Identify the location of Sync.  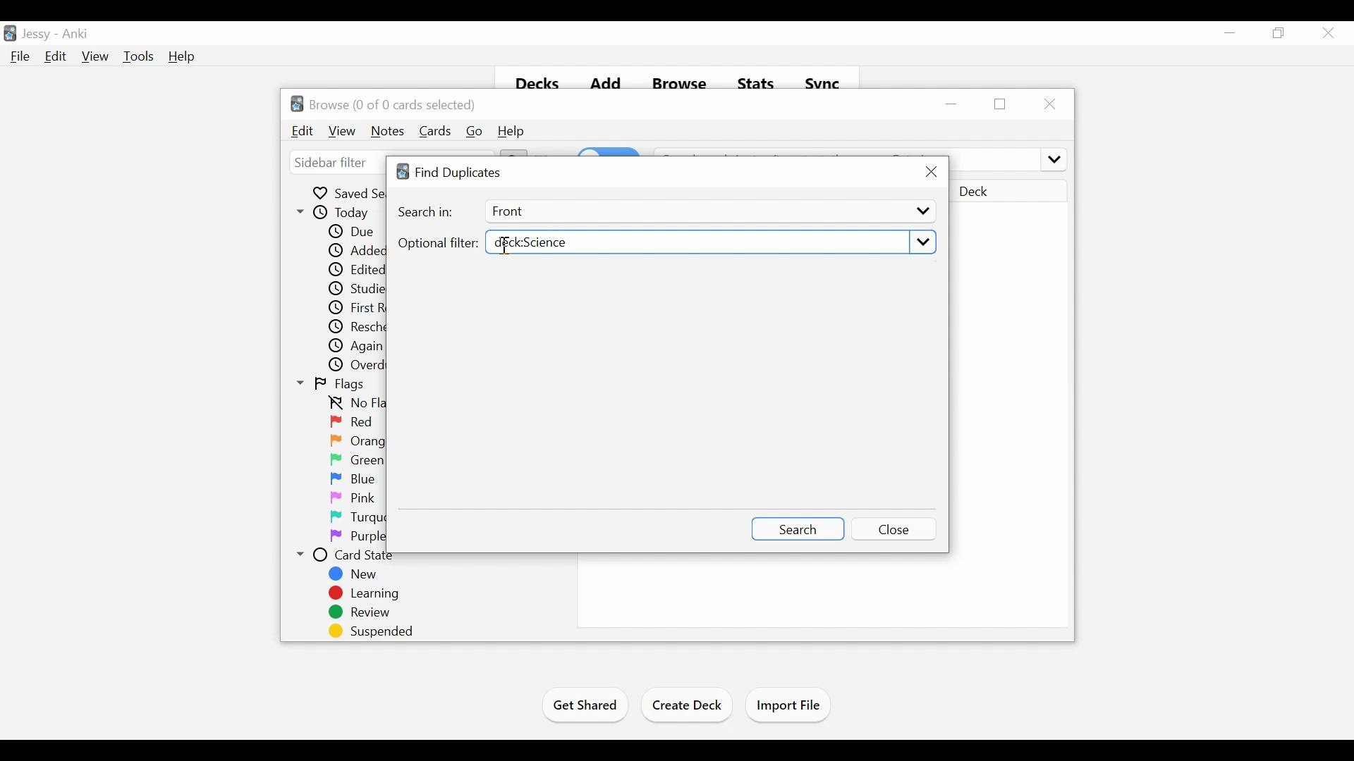
(824, 81).